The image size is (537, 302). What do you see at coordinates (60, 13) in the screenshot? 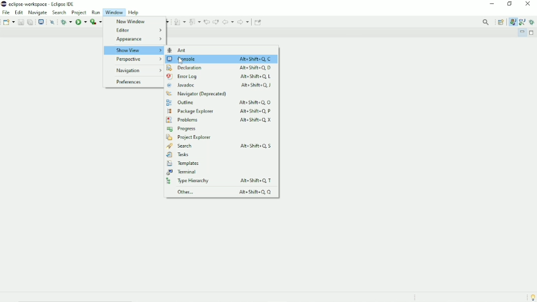
I see `Search` at bounding box center [60, 13].